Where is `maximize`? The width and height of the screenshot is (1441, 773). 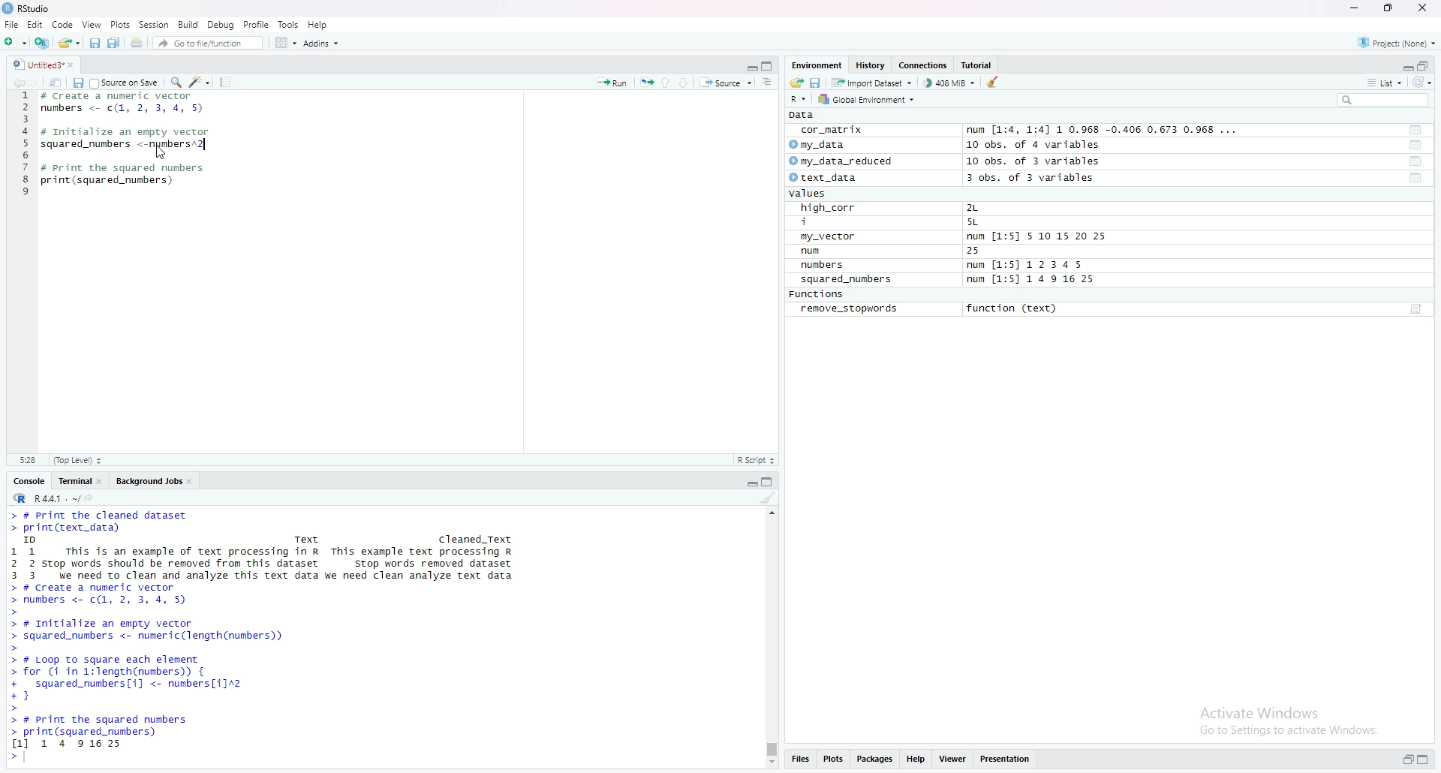 maximize is located at coordinates (1424, 65).